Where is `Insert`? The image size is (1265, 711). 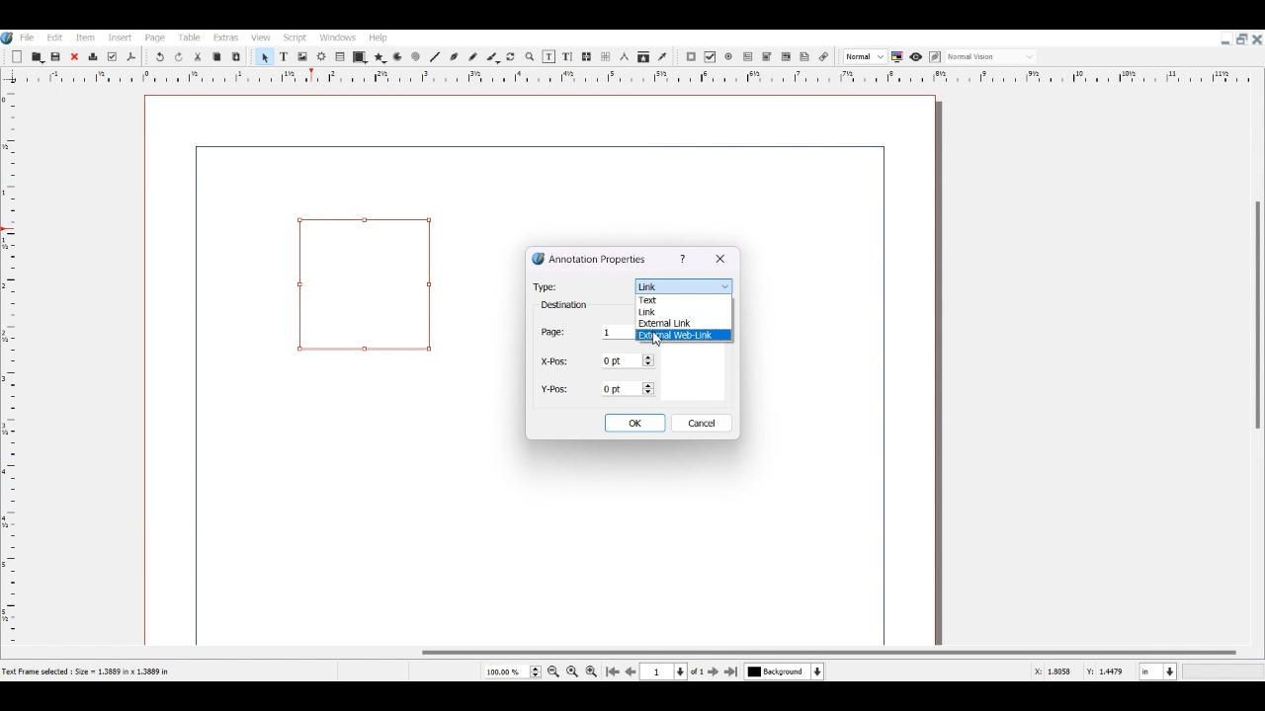 Insert is located at coordinates (119, 38).